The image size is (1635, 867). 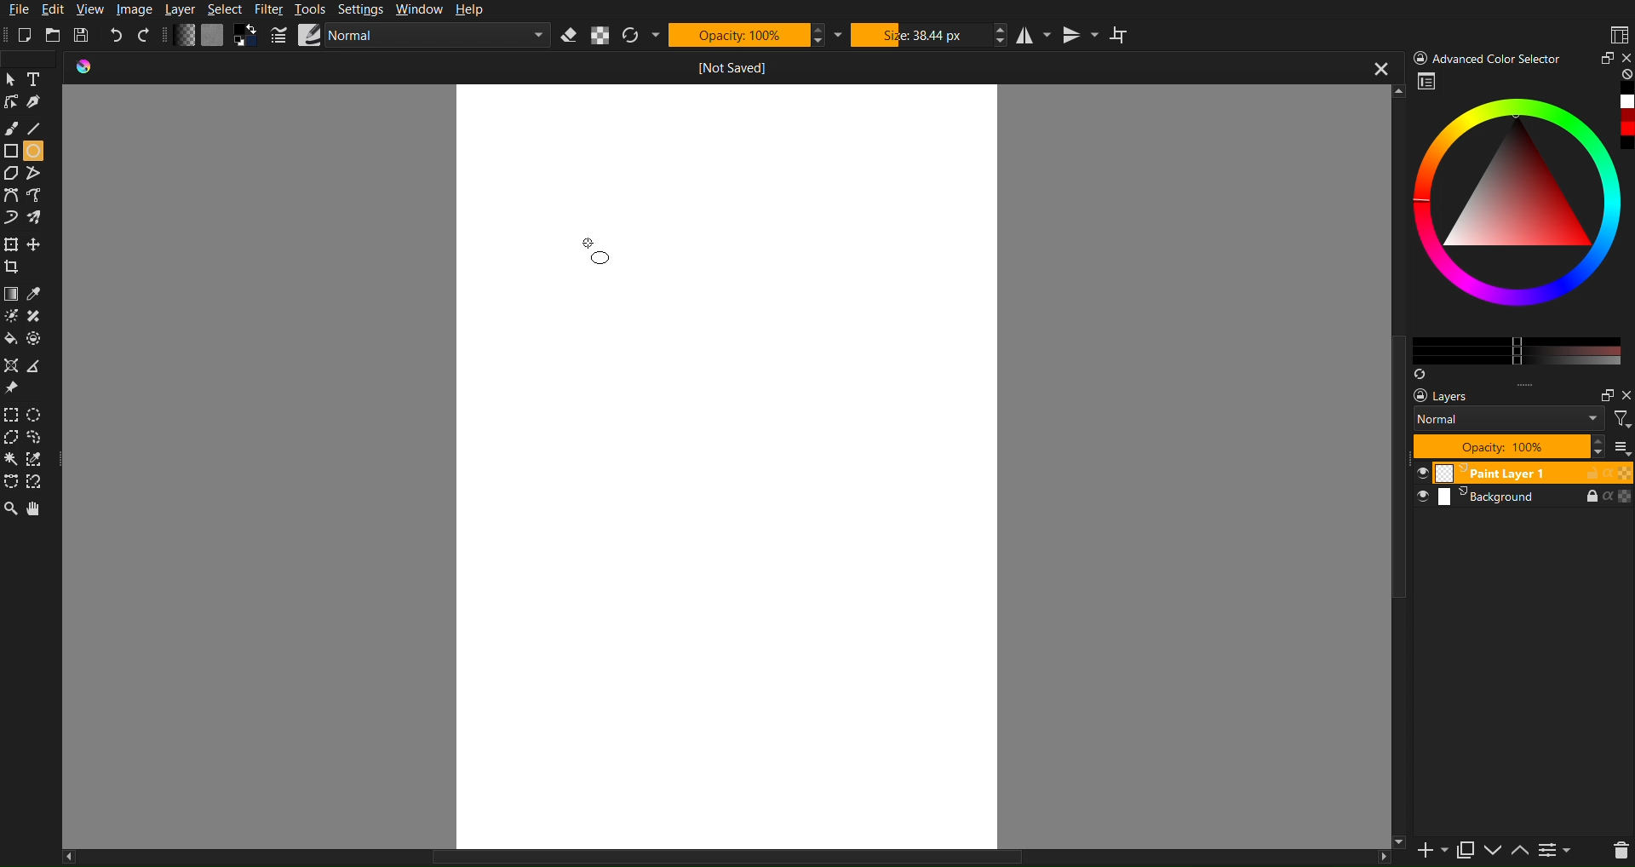 What do you see at coordinates (742, 36) in the screenshot?
I see `Opacity` at bounding box center [742, 36].